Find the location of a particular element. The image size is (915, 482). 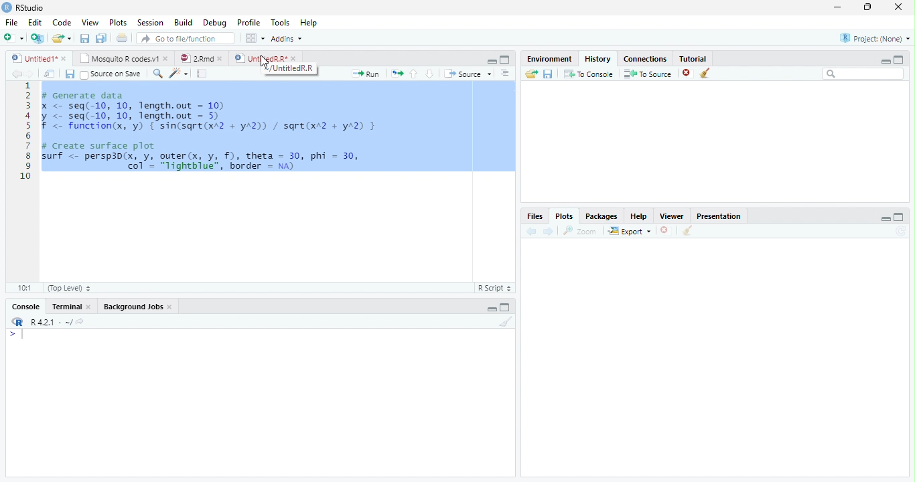

Clear all plots is located at coordinates (687, 230).